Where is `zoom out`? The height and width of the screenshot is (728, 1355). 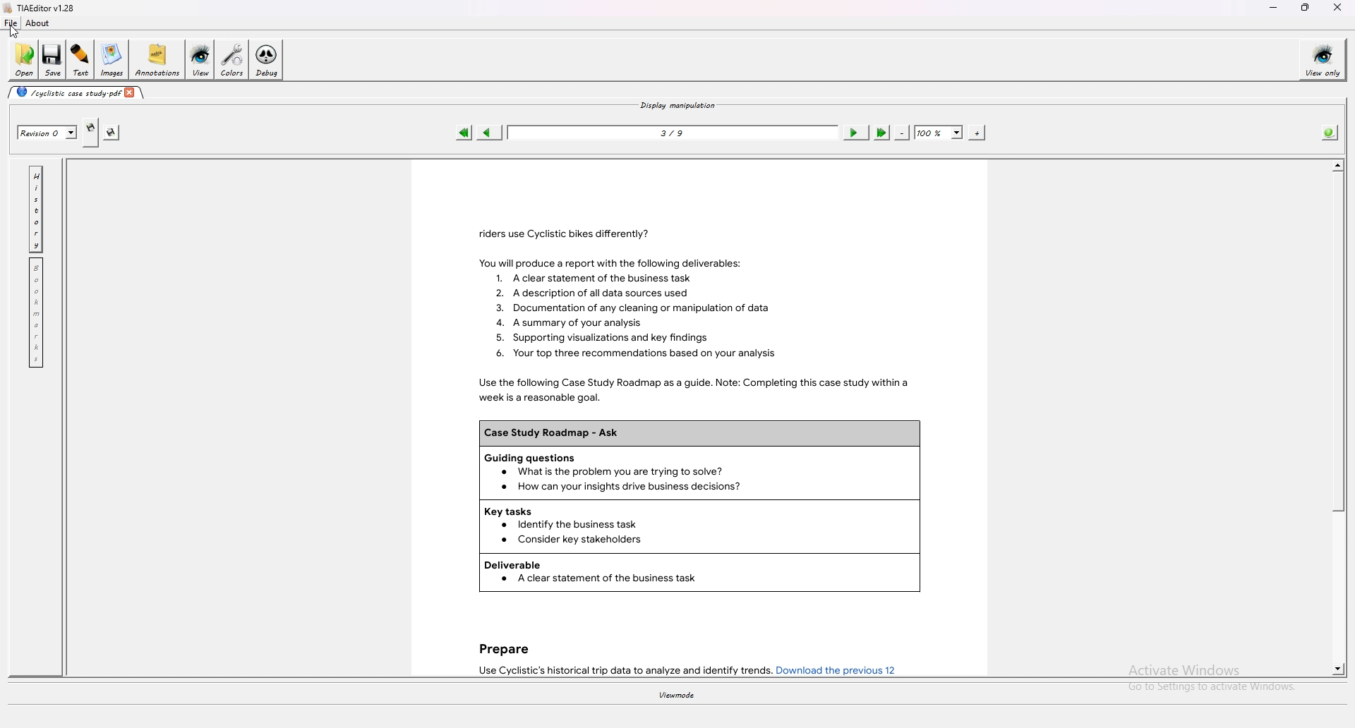 zoom out is located at coordinates (901, 132).